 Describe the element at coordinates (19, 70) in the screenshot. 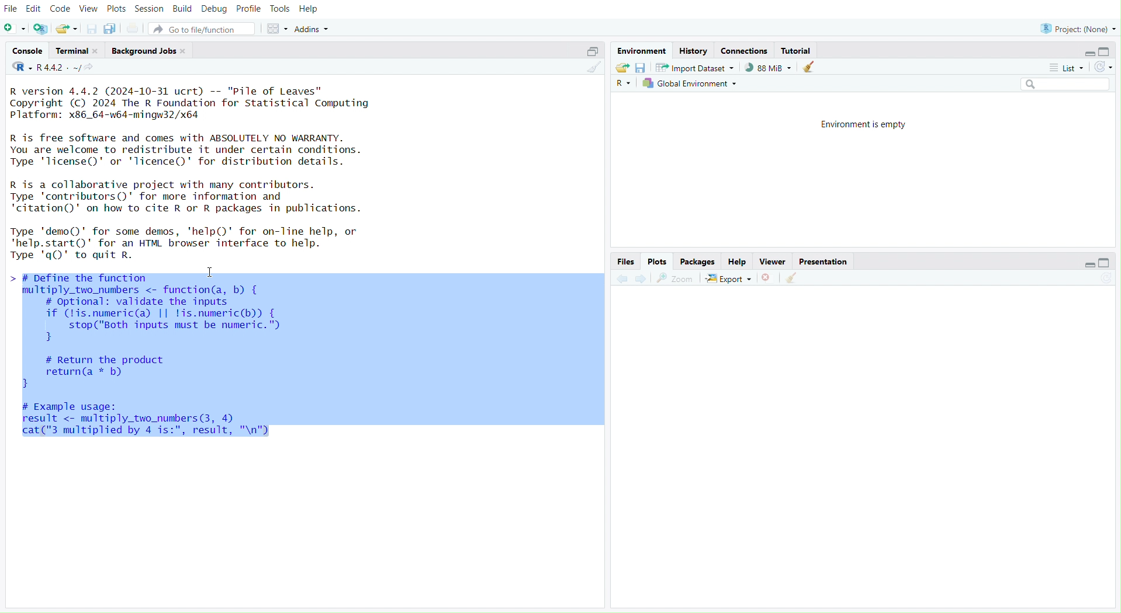

I see `R` at that location.